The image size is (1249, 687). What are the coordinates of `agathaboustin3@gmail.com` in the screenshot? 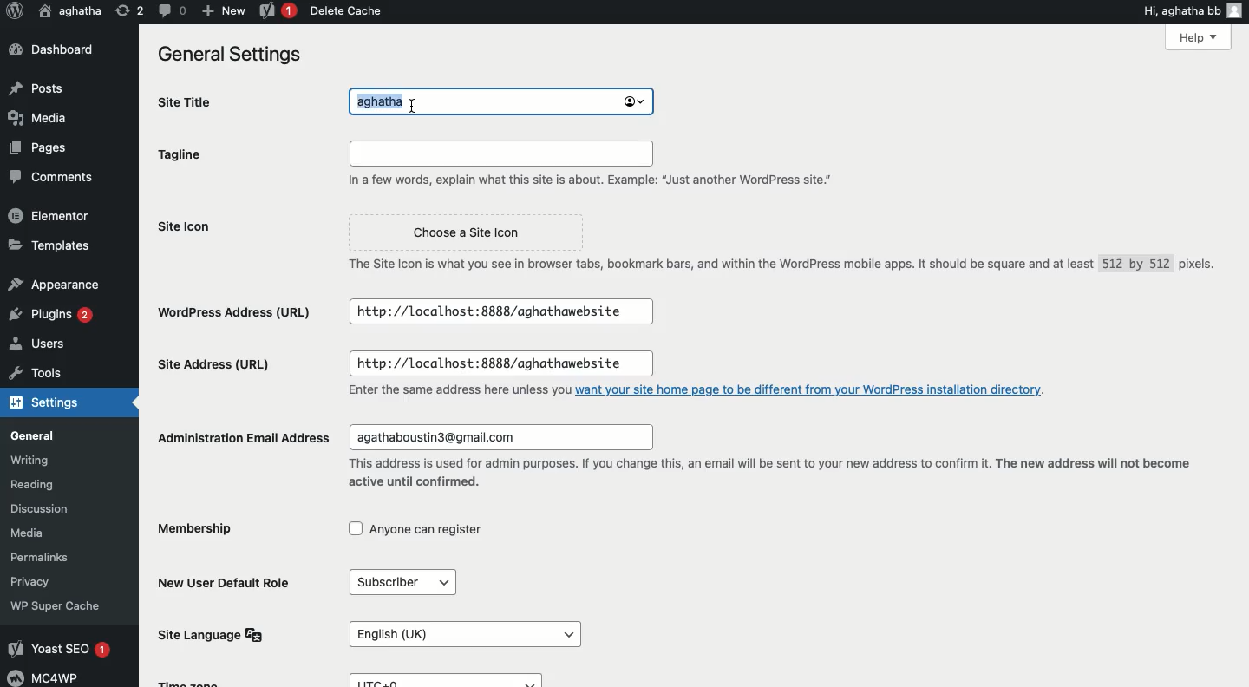 It's located at (501, 438).